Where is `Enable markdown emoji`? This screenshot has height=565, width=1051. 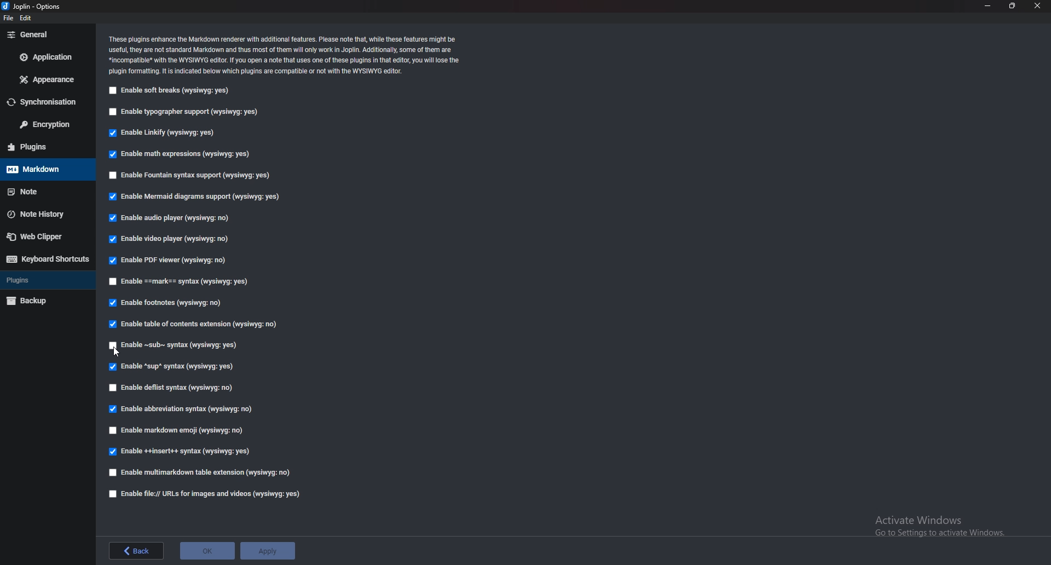 Enable markdown emoji is located at coordinates (178, 431).